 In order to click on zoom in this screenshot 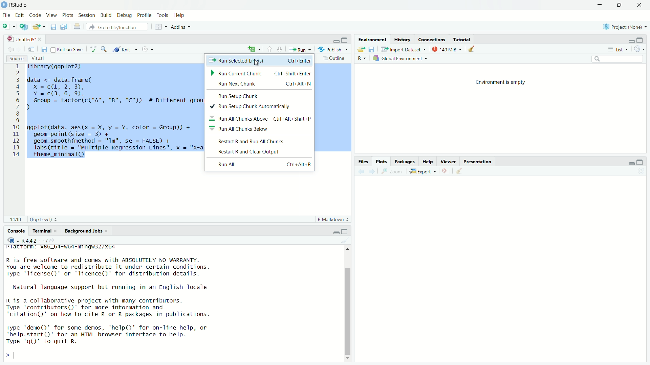, I will do `click(104, 49)`.